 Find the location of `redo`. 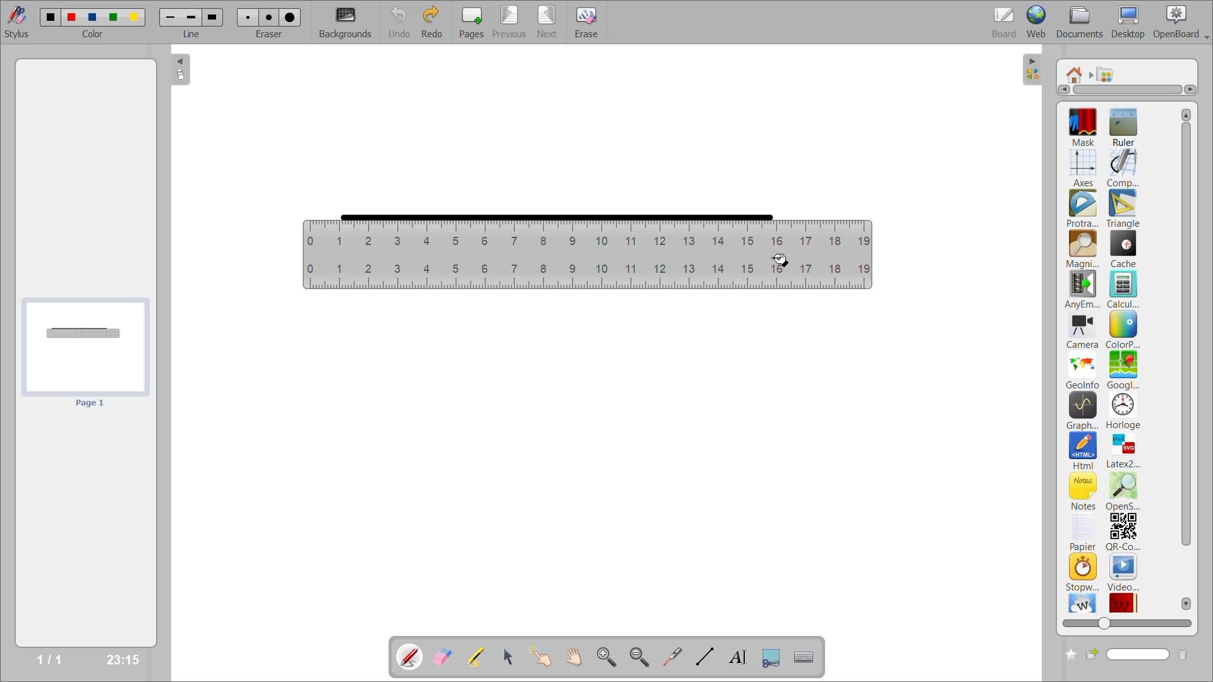

redo is located at coordinates (435, 21).